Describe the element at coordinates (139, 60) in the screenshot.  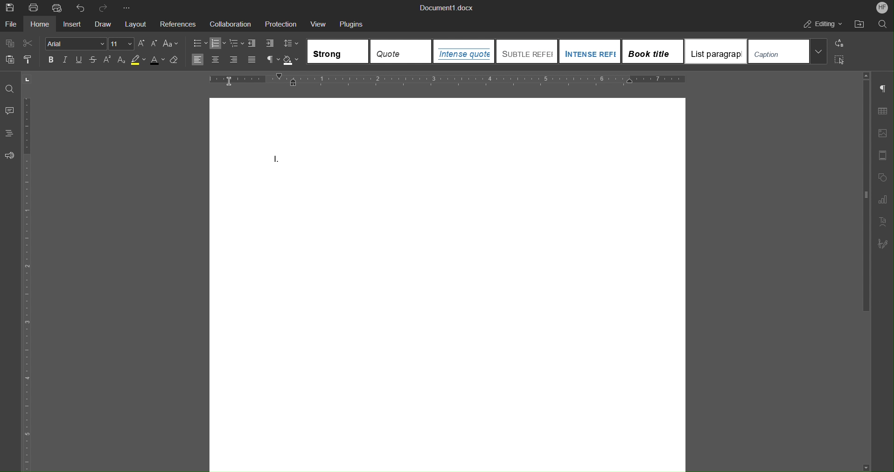
I see `Highlight` at that location.